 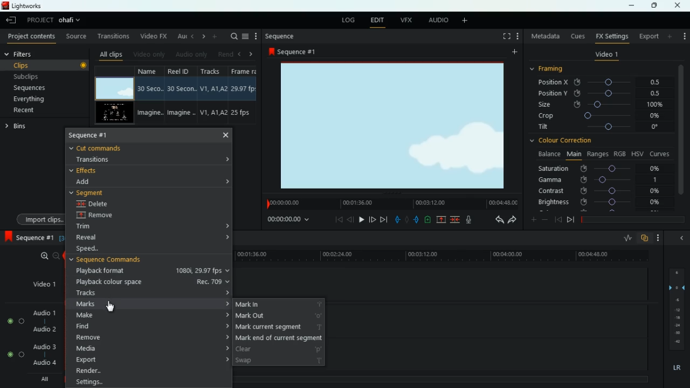 I want to click on rend, so click(x=223, y=54).